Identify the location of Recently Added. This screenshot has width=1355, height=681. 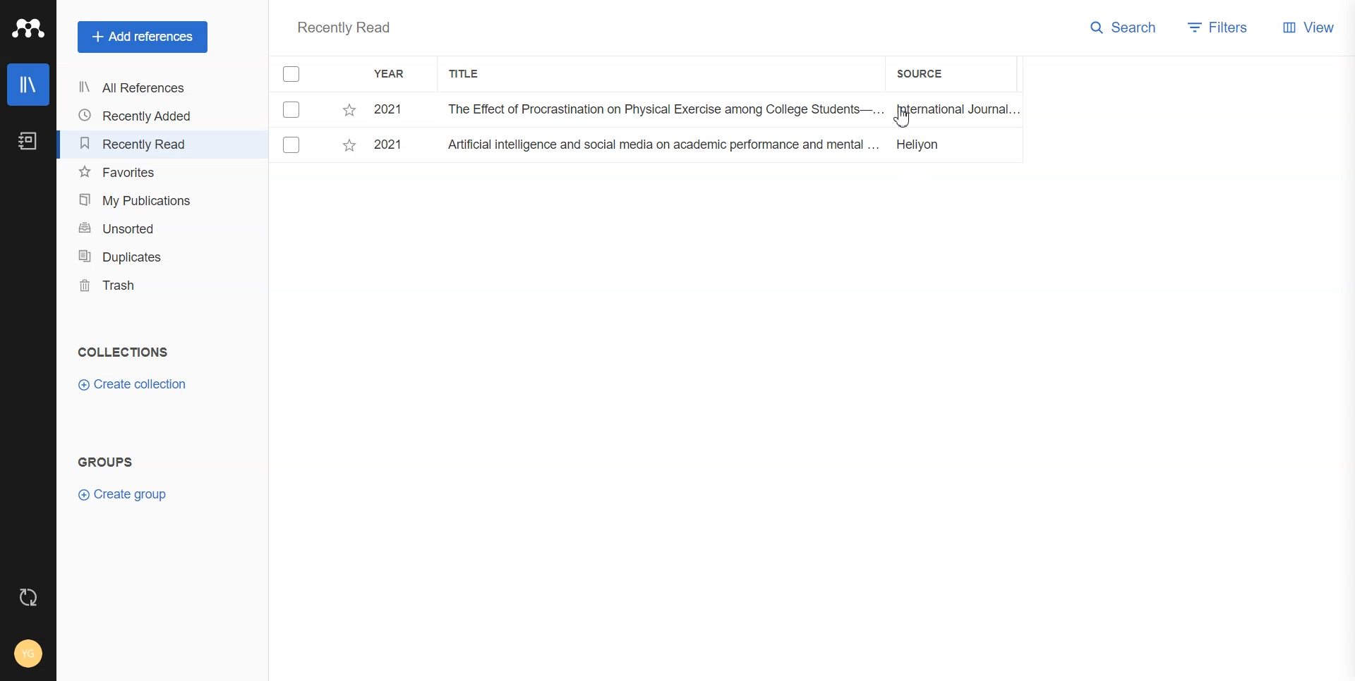
(138, 116).